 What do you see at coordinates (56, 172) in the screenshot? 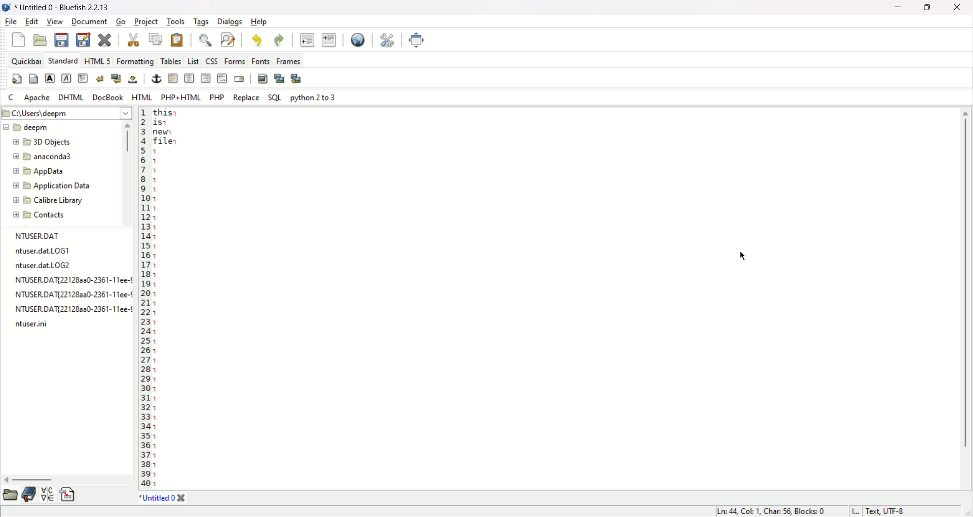
I see `Folder name` at bounding box center [56, 172].